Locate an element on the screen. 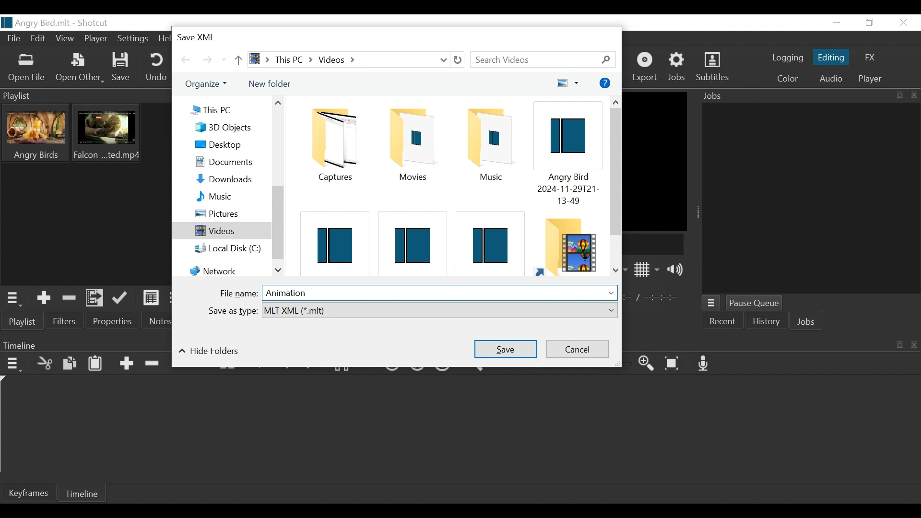  Player is located at coordinates (94, 40).